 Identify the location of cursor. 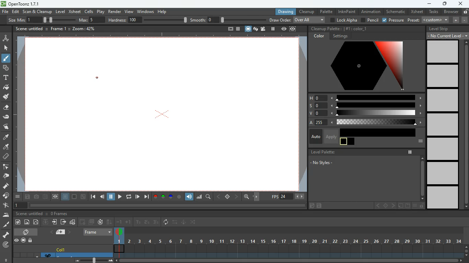
(97, 77).